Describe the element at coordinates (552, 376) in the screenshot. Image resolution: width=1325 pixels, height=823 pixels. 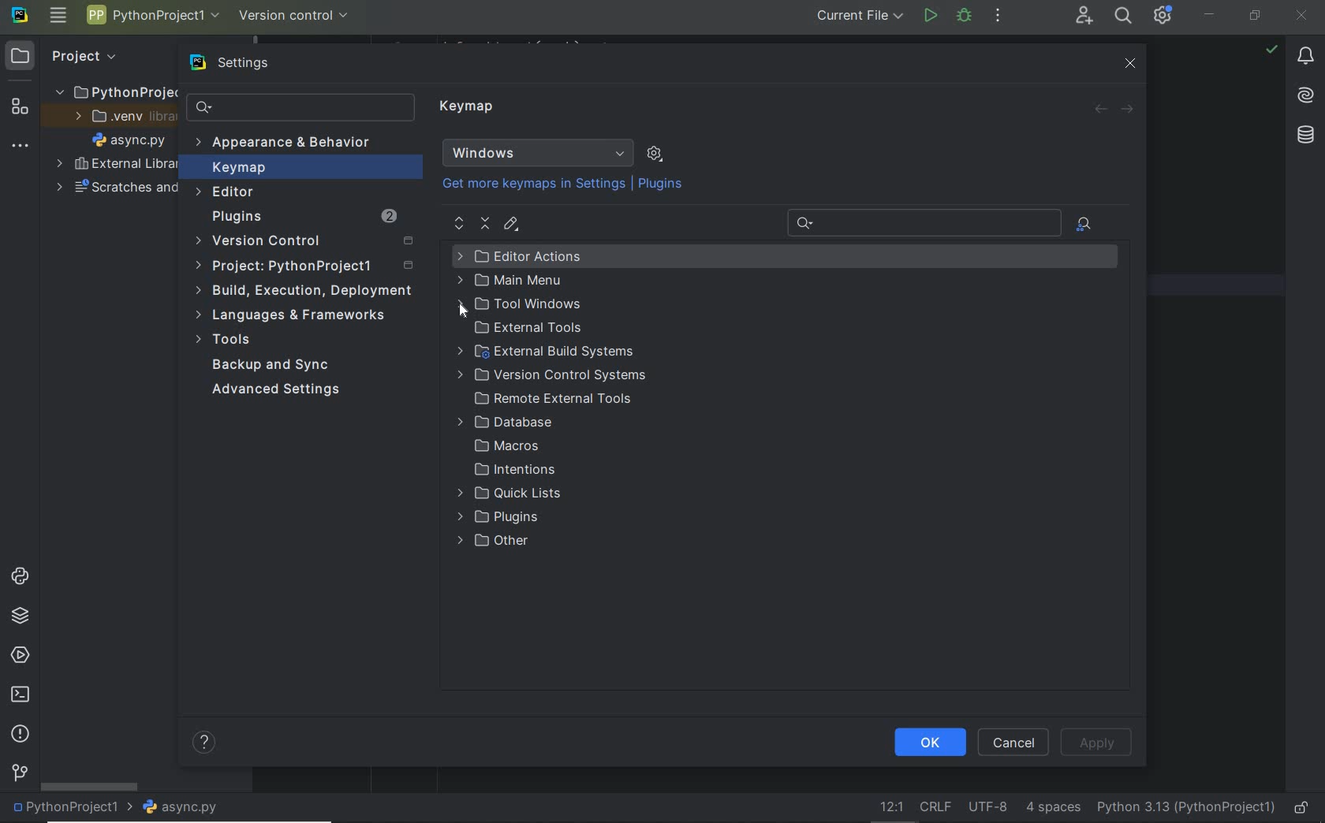
I see `Version control systems` at that location.